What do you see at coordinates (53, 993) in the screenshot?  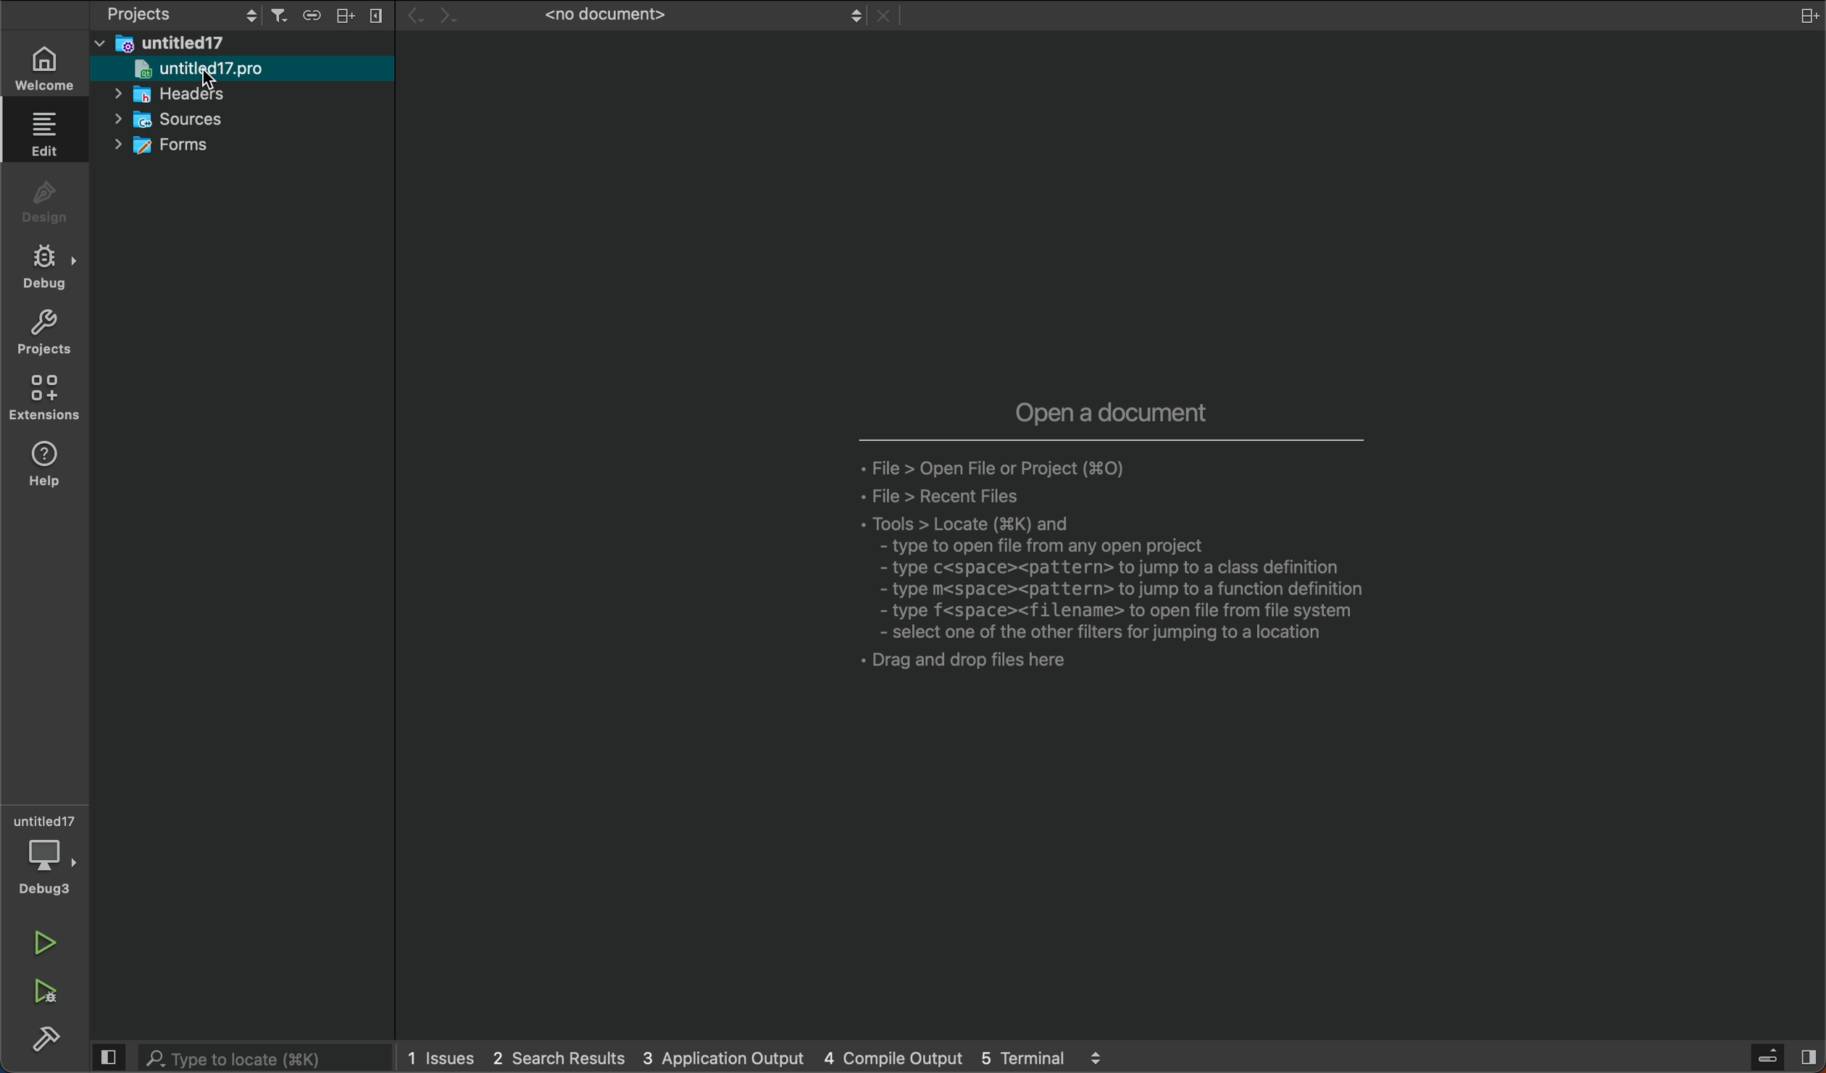 I see `run and debug` at bounding box center [53, 993].